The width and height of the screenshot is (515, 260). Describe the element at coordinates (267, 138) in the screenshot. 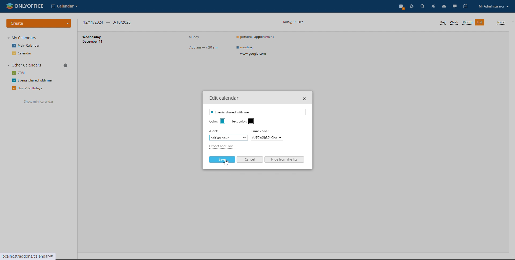

I see `set timezone` at that location.